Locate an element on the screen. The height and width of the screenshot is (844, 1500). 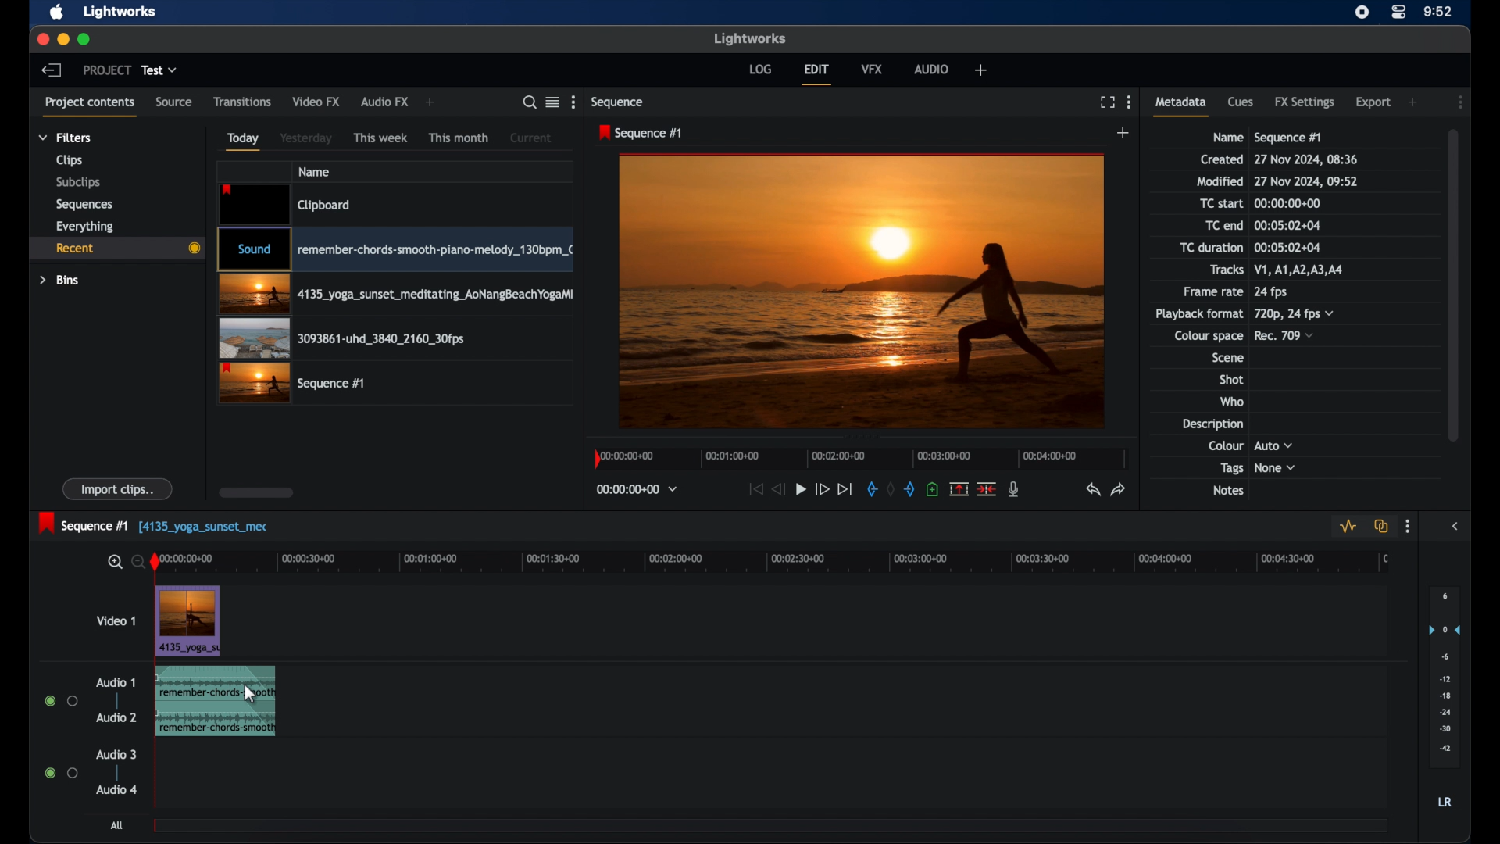
log is located at coordinates (760, 69).